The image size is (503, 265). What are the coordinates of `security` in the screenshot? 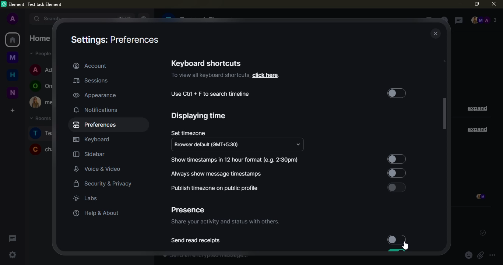 It's located at (103, 184).